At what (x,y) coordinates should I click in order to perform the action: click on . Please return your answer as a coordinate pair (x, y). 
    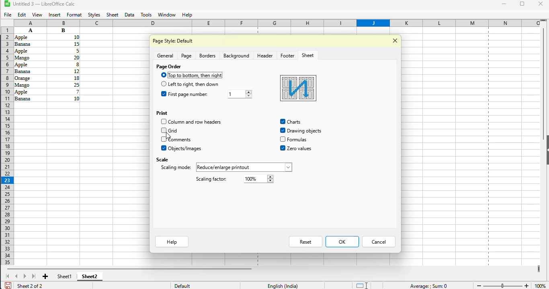
    Looking at the image, I should click on (64, 64).